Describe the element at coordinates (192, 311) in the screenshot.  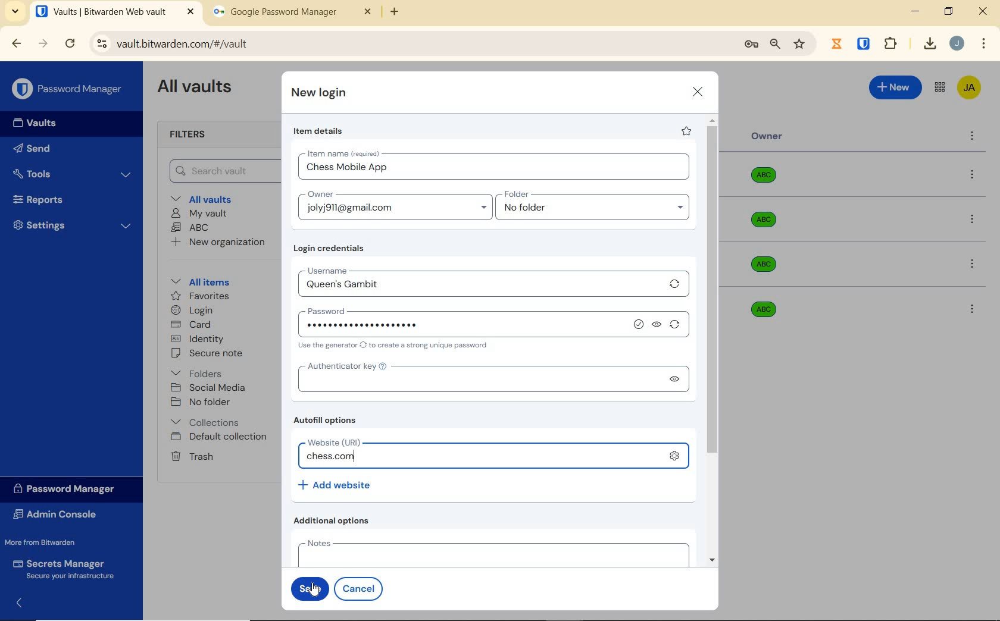
I see `login` at that location.